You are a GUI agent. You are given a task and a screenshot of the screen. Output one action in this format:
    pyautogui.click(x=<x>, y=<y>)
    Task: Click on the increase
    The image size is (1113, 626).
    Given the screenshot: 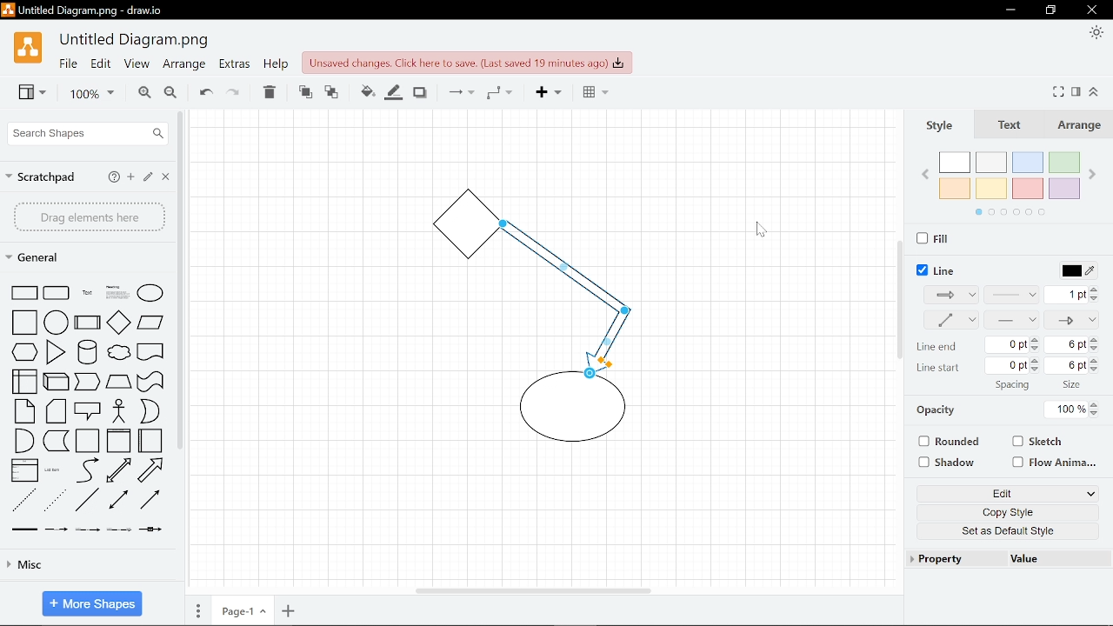 What is the action you would take?
    pyautogui.click(x=1035, y=363)
    